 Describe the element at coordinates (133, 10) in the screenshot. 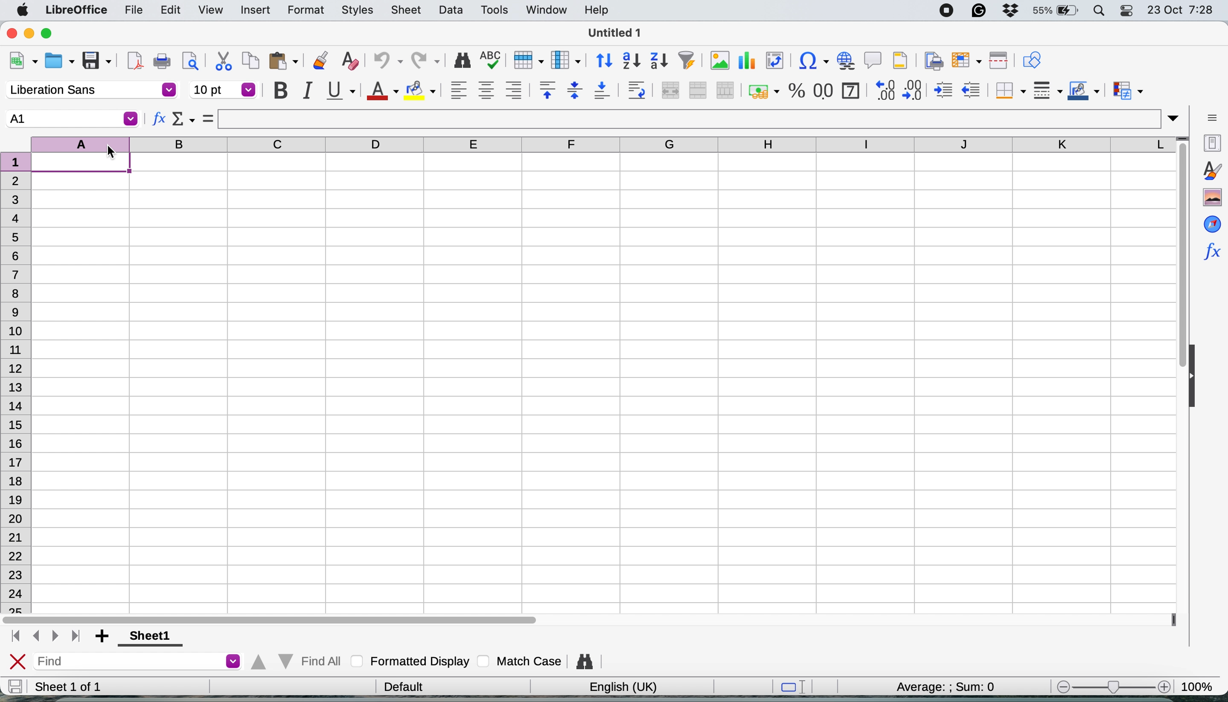

I see `file` at that location.